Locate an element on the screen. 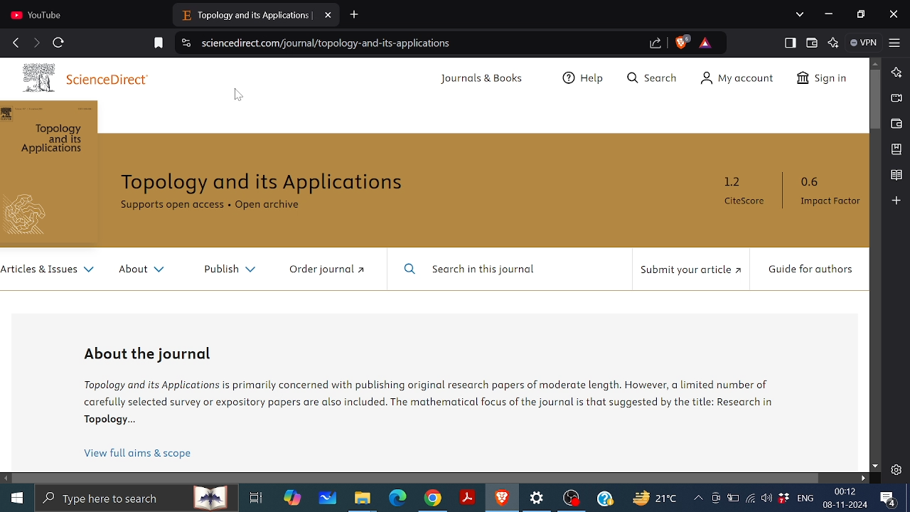 The height and width of the screenshot is (512, 910). Settings is located at coordinates (538, 498).